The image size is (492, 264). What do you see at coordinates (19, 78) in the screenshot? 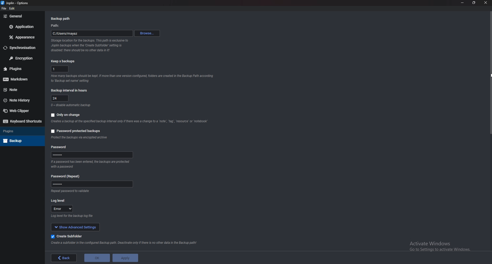
I see `Mark down` at bounding box center [19, 78].